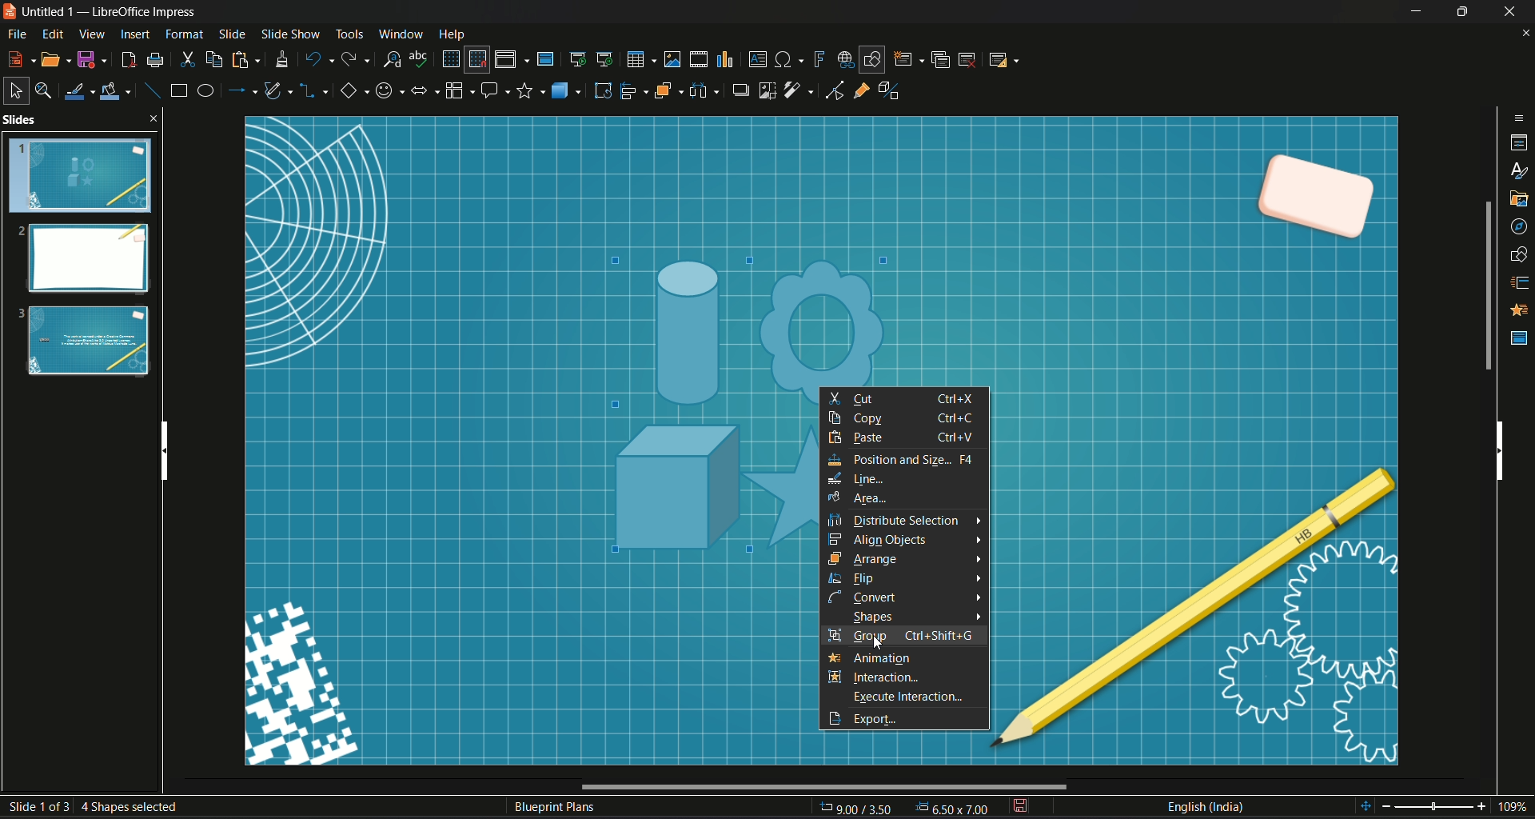  What do you see at coordinates (1019, 807) in the screenshot?
I see `save` at bounding box center [1019, 807].